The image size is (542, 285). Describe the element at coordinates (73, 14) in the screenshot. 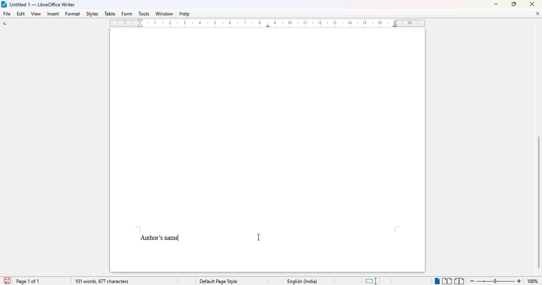

I see `format` at that location.